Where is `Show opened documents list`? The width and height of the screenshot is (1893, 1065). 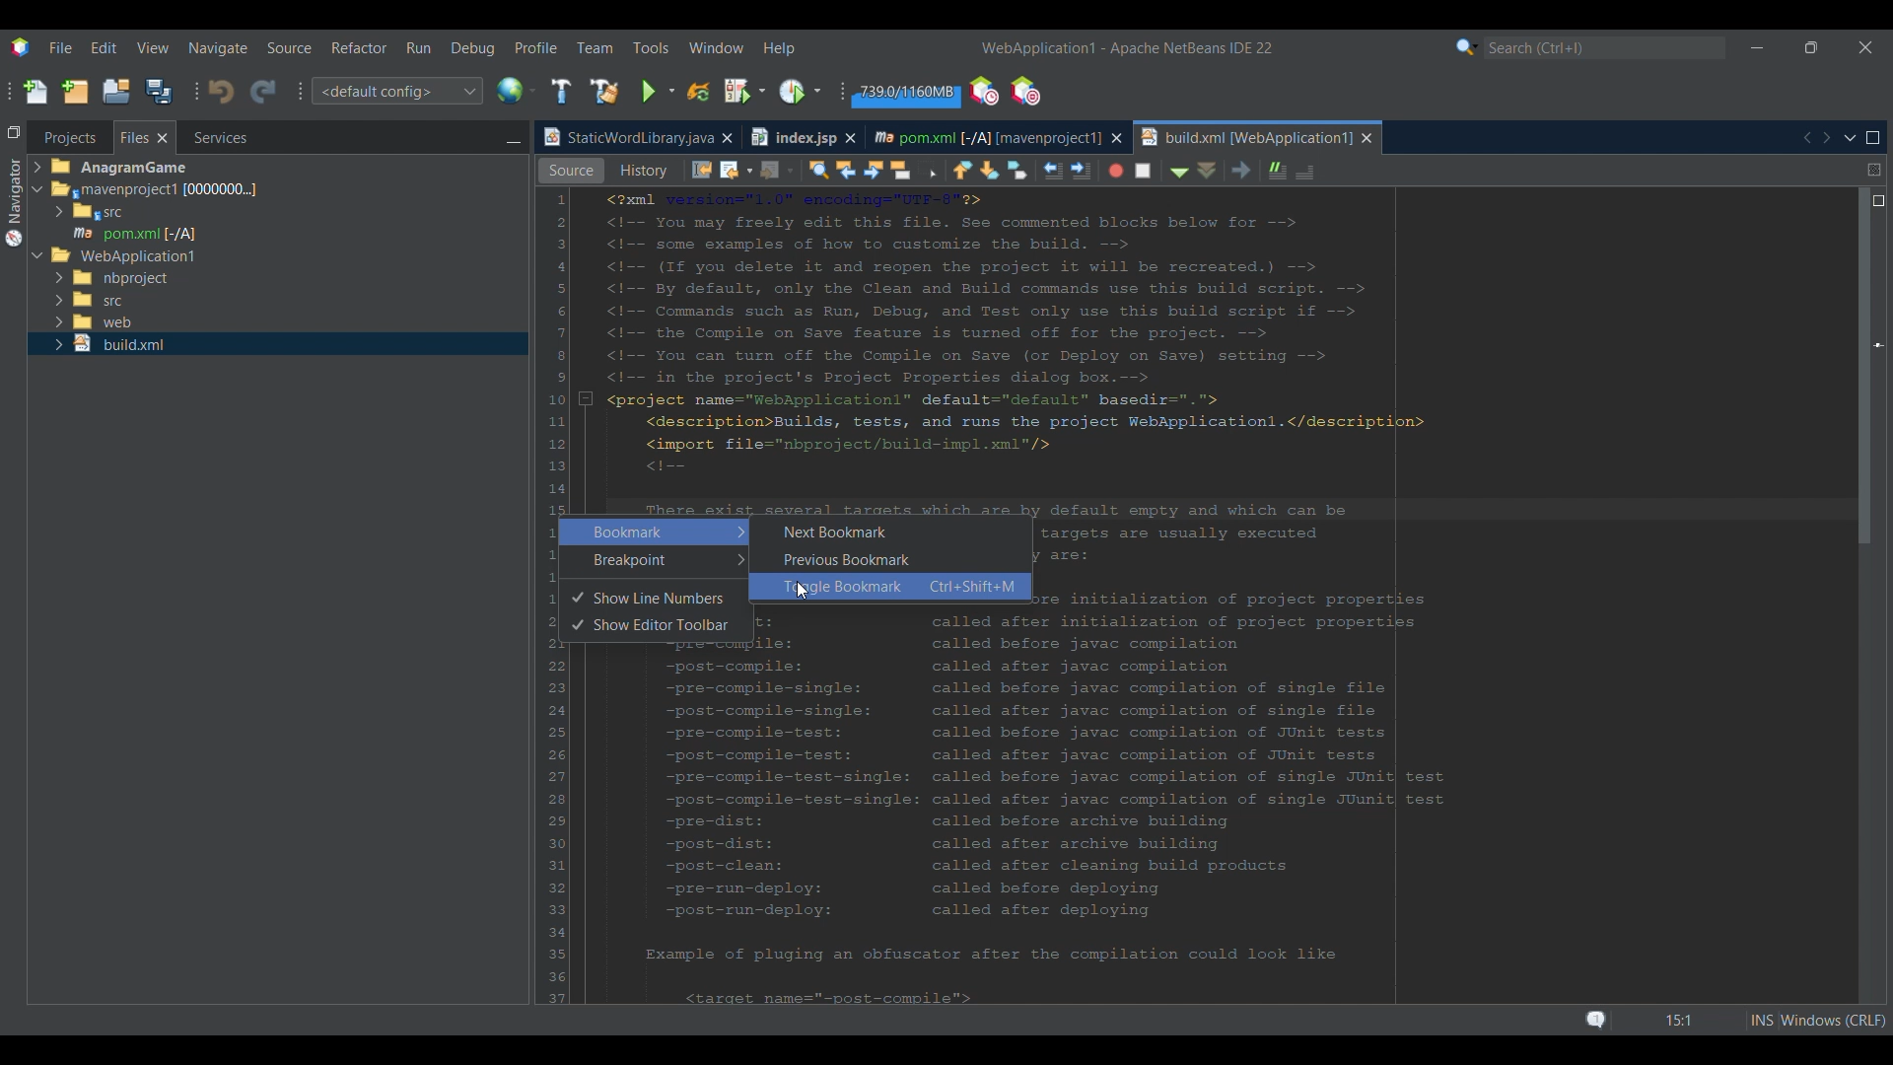
Show opened documents list is located at coordinates (1851, 139).